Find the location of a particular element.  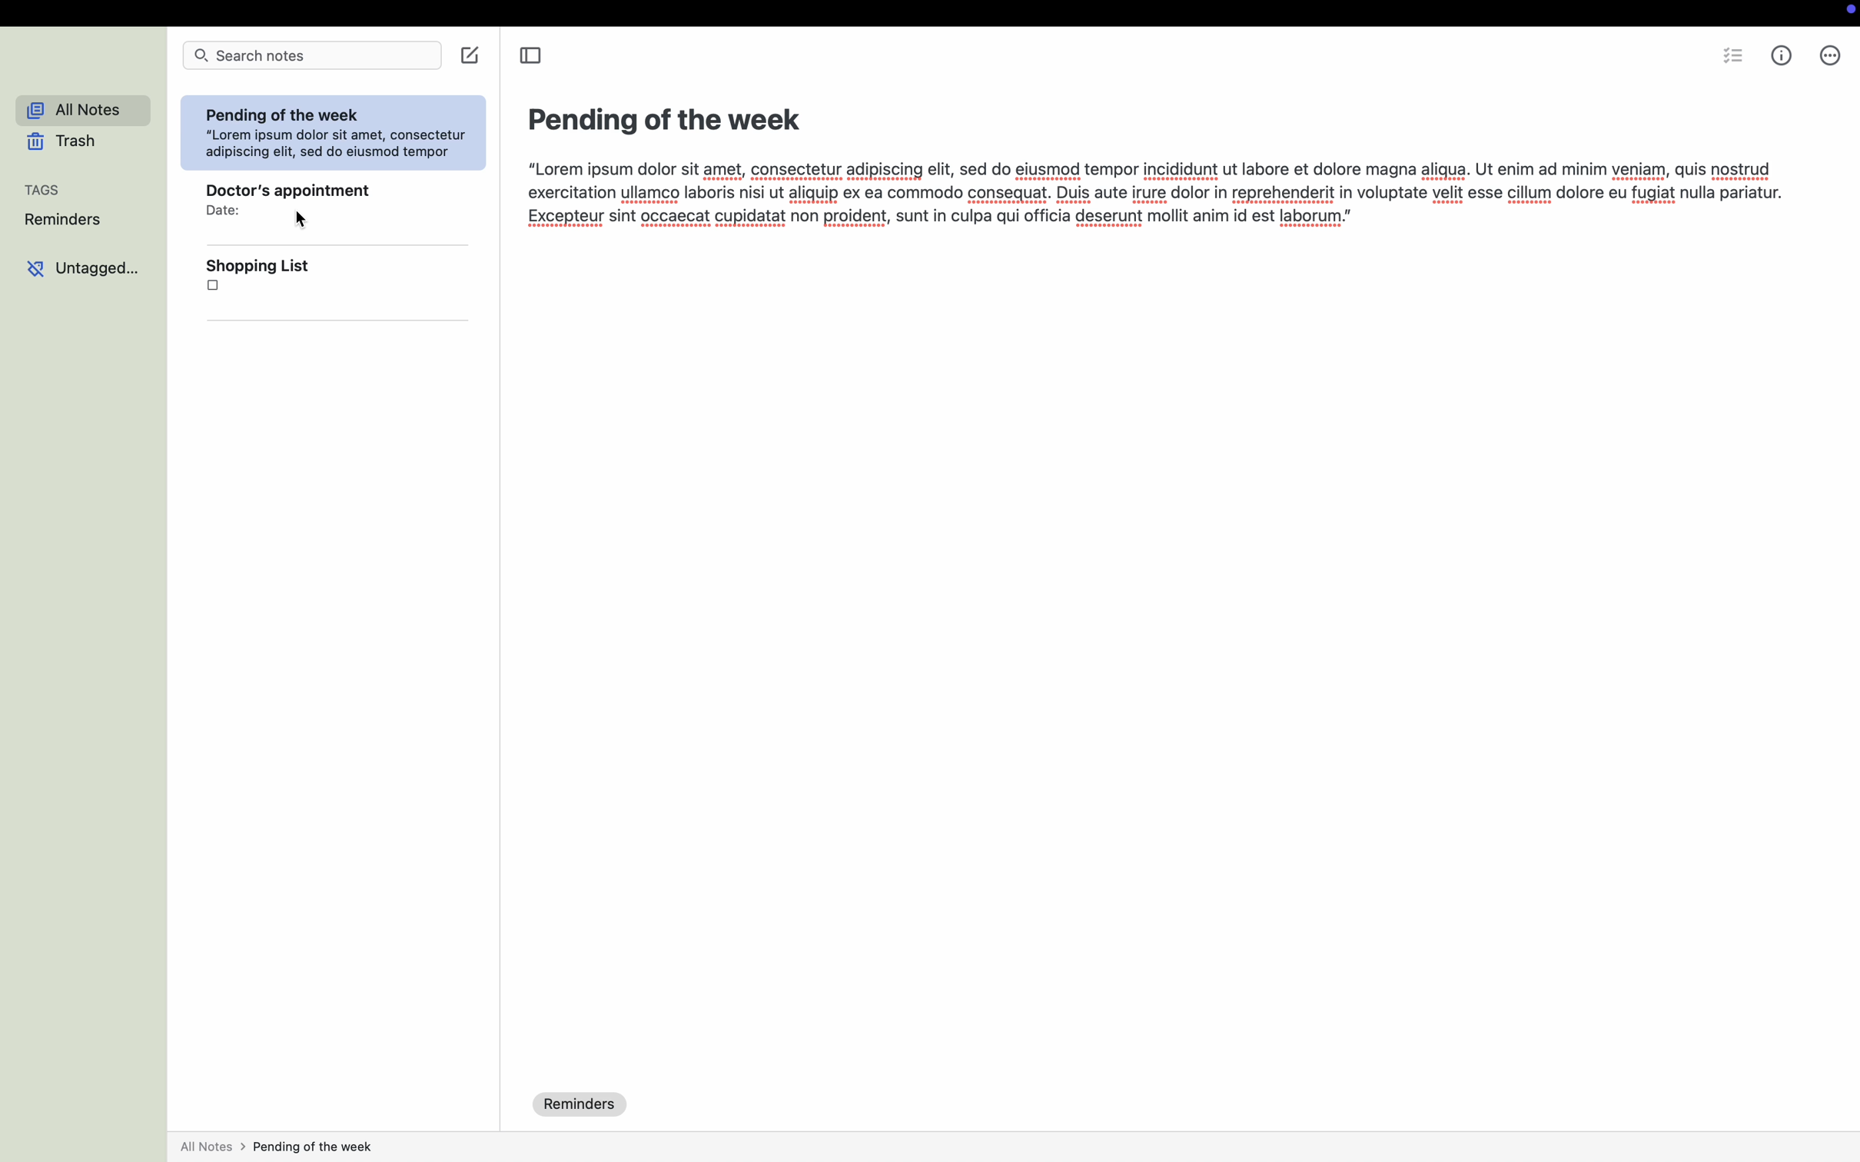

search bar is located at coordinates (314, 55).